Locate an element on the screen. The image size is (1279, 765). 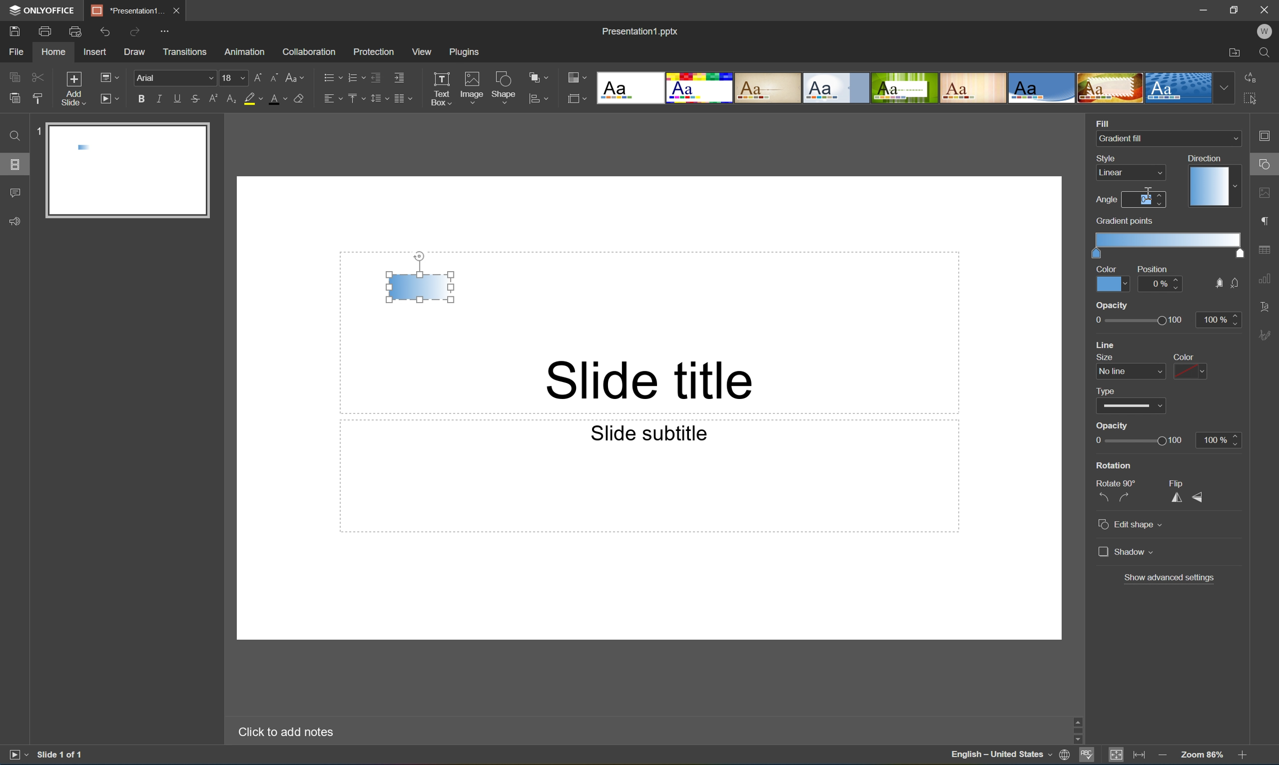
Text Art settings is located at coordinates (1266, 306).